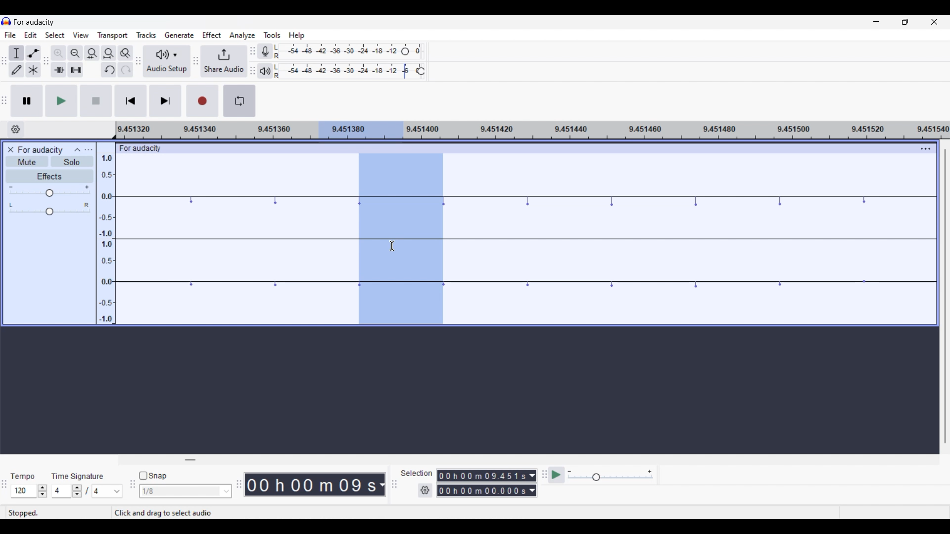 The height and width of the screenshot is (534, 950). I want to click on Play/Play once, so click(61, 101).